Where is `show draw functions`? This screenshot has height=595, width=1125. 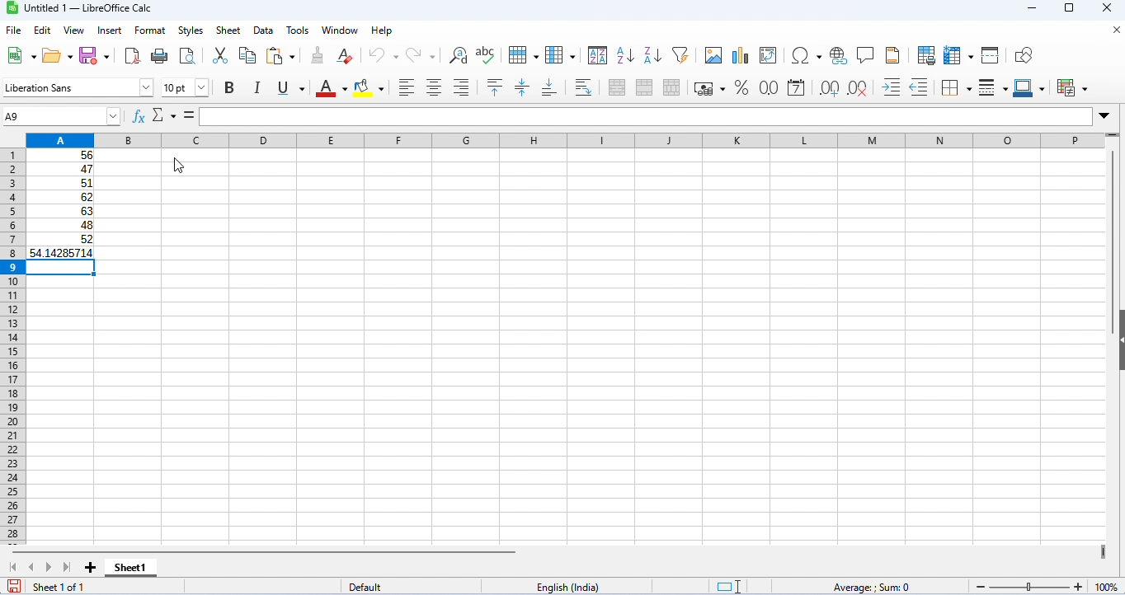 show draw functions is located at coordinates (1024, 56).